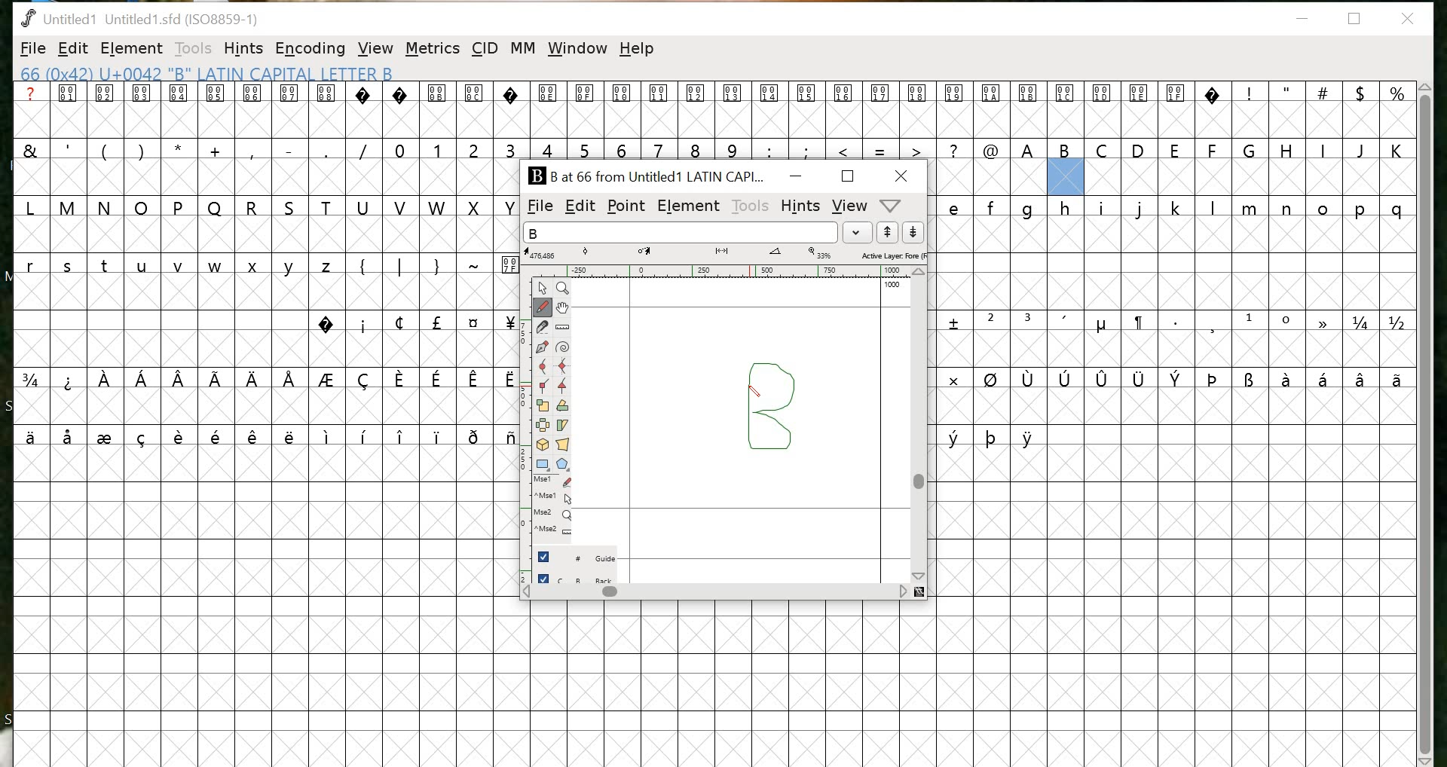  Describe the element at coordinates (563, 309) in the screenshot. I see `Pan` at that location.